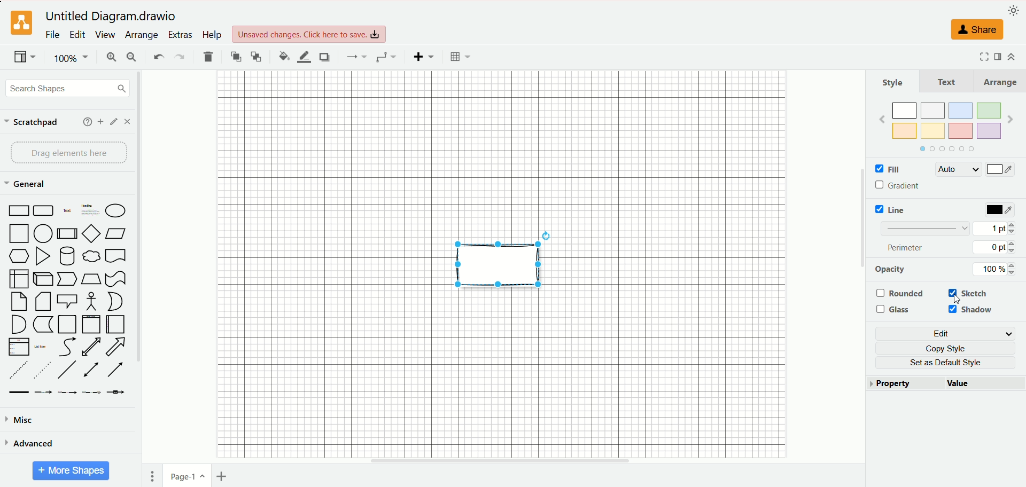  Describe the element at coordinates (424, 57) in the screenshot. I see `insert` at that location.